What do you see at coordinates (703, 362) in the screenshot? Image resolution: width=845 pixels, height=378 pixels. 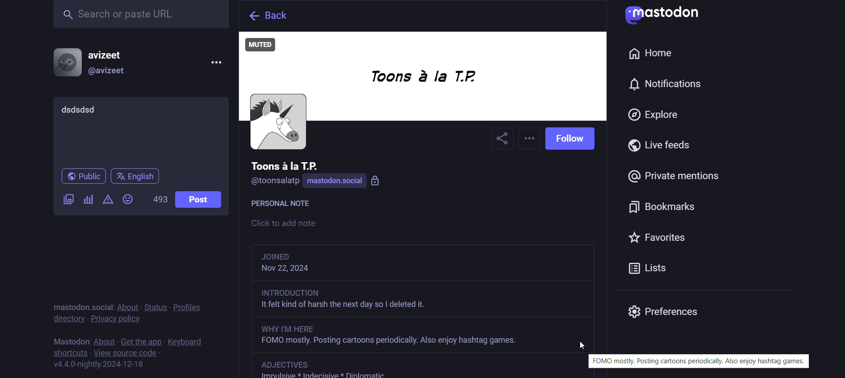 I see `text` at bounding box center [703, 362].